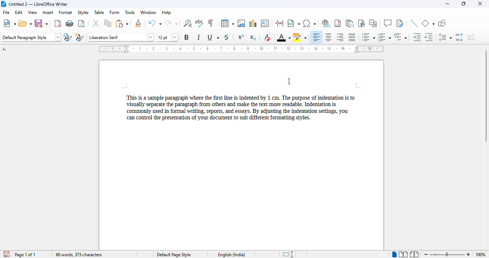  Describe the element at coordinates (211, 23) in the screenshot. I see `toggle formatting marks` at that location.